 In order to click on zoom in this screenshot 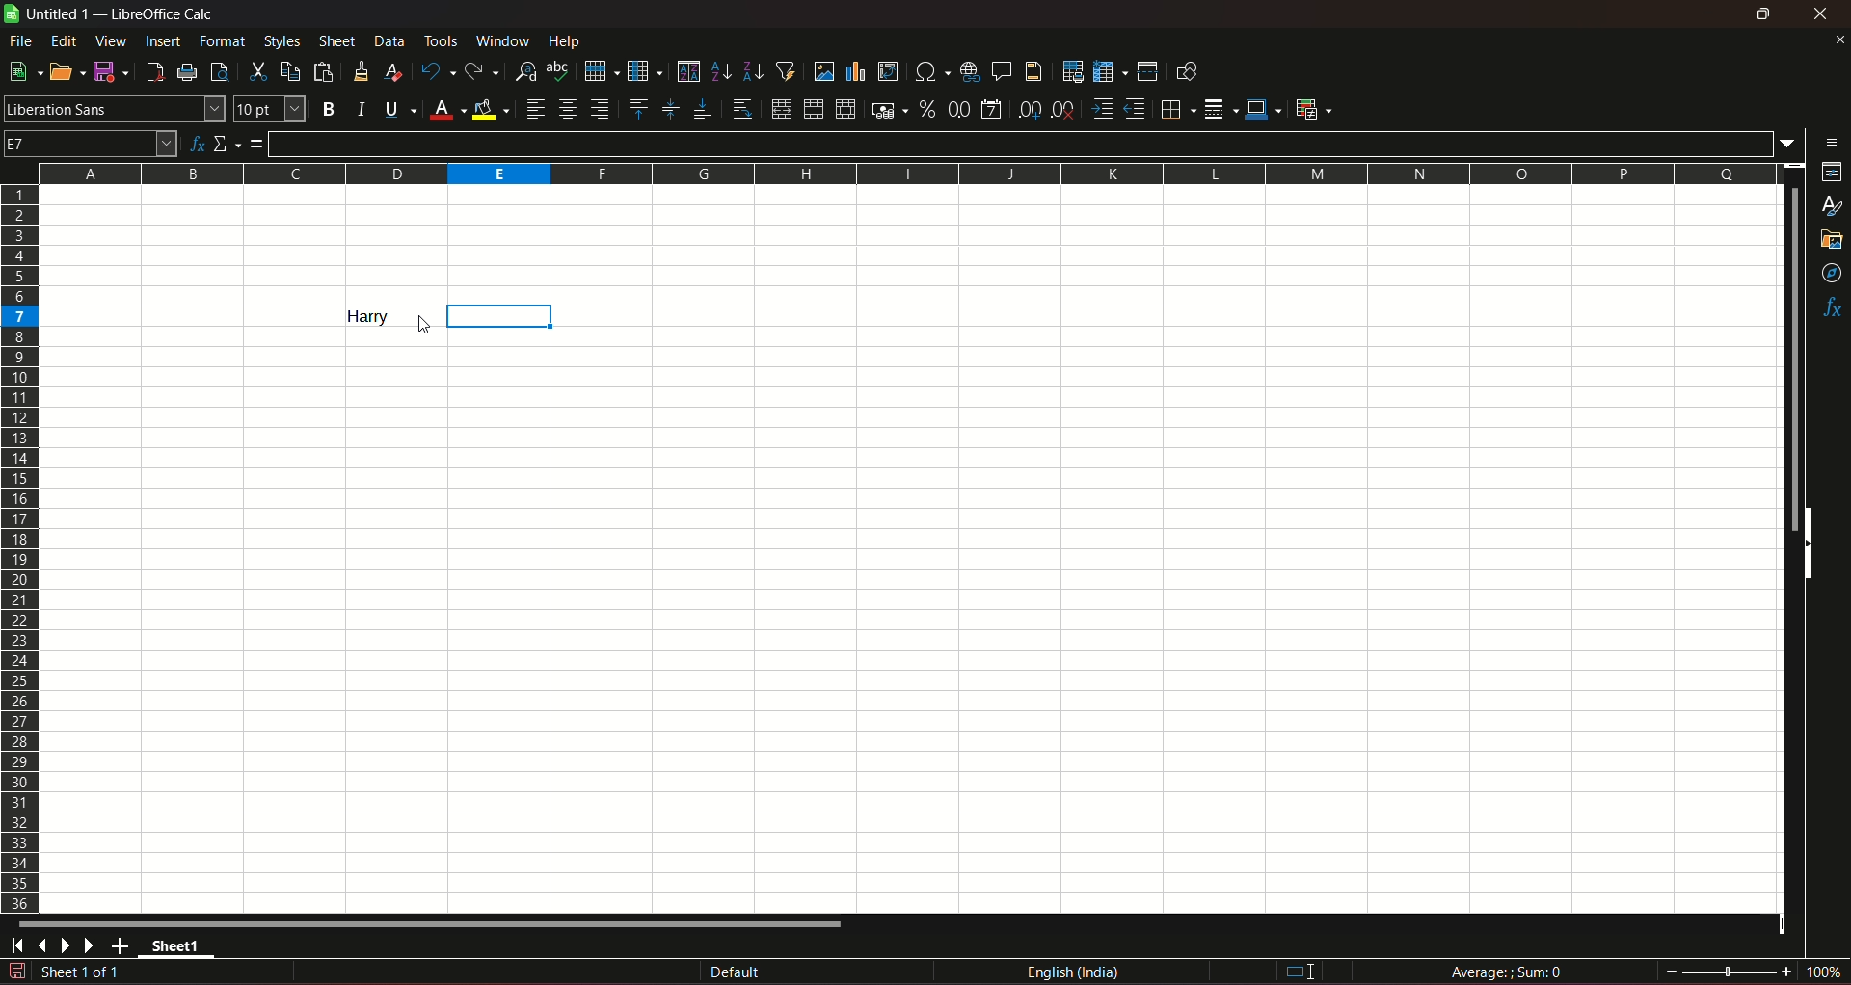, I will do `click(1754, 970)`.